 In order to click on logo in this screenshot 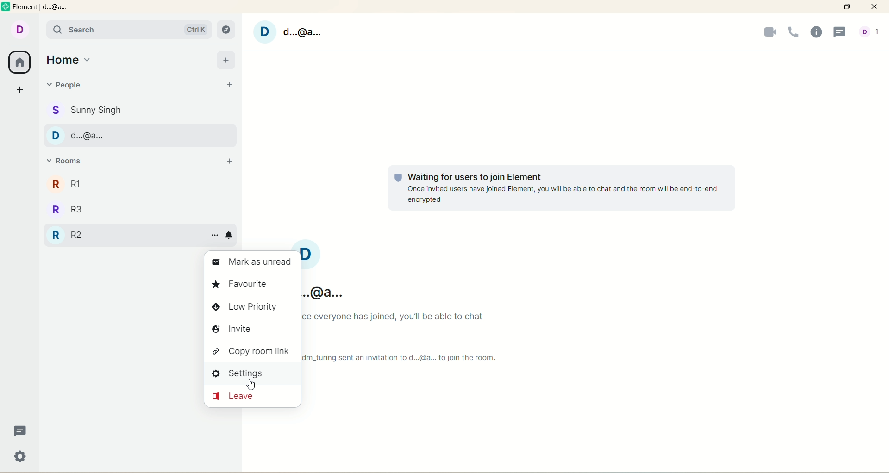, I will do `click(6, 8)`.